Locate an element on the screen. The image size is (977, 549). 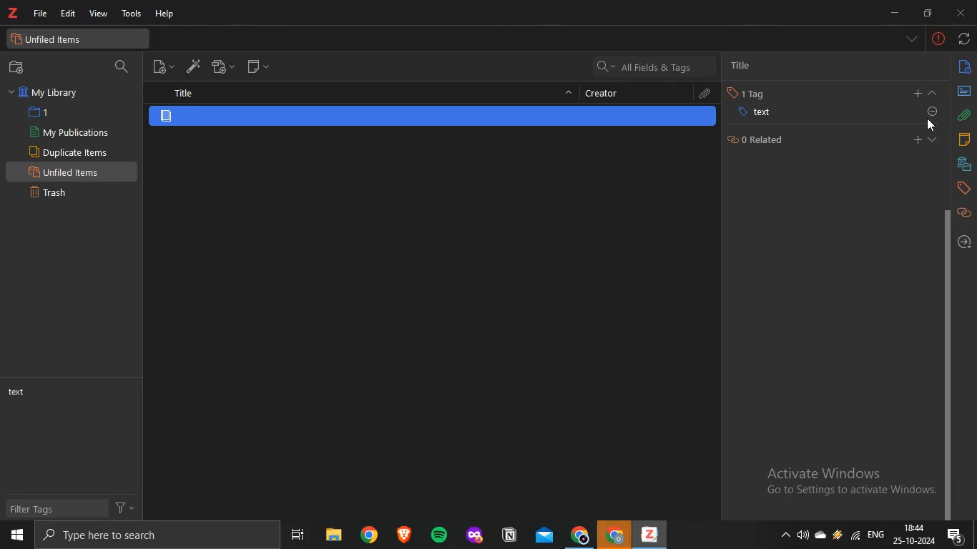
add is located at coordinates (918, 93).